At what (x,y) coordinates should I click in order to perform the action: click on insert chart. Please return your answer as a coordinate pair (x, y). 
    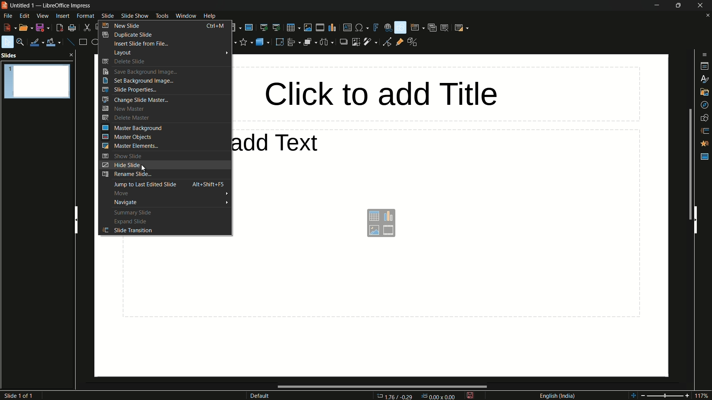
    Looking at the image, I should click on (388, 216).